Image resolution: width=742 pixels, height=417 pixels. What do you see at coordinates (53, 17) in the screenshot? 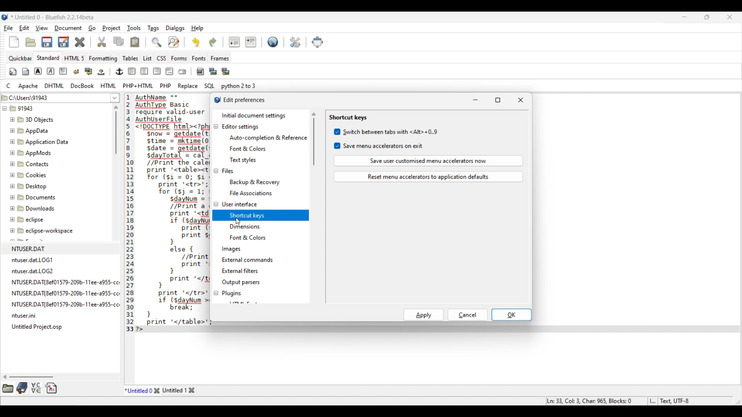
I see `Project name, software name and version ` at bounding box center [53, 17].